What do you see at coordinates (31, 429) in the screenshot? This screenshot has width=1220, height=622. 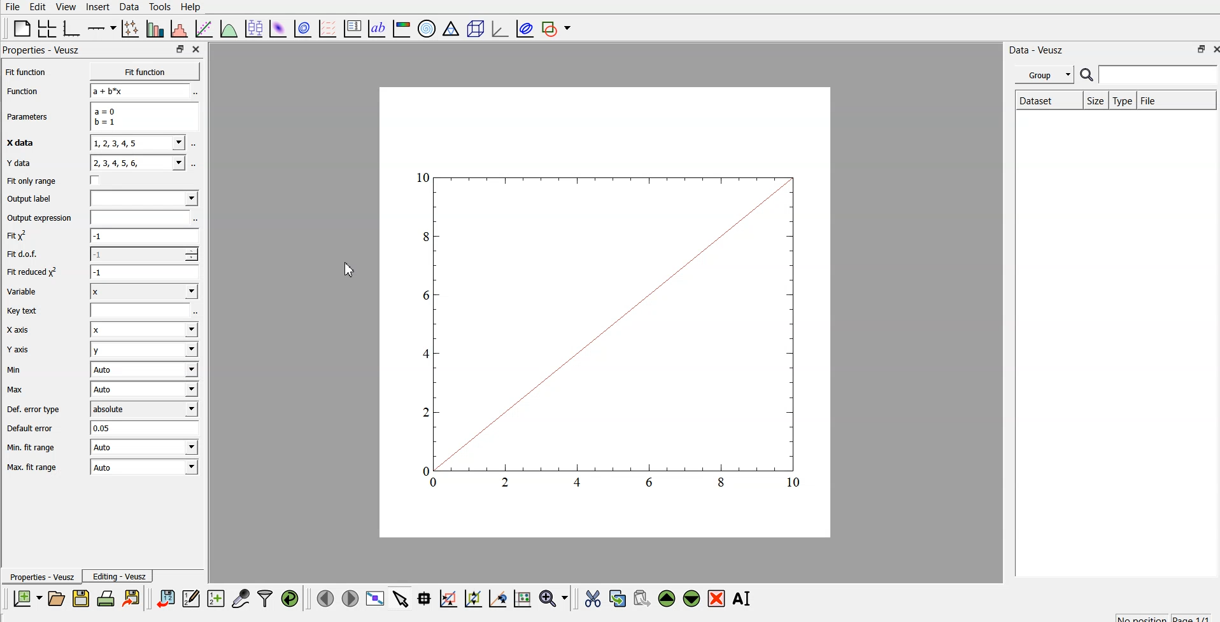 I see `Default error` at bounding box center [31, 429].